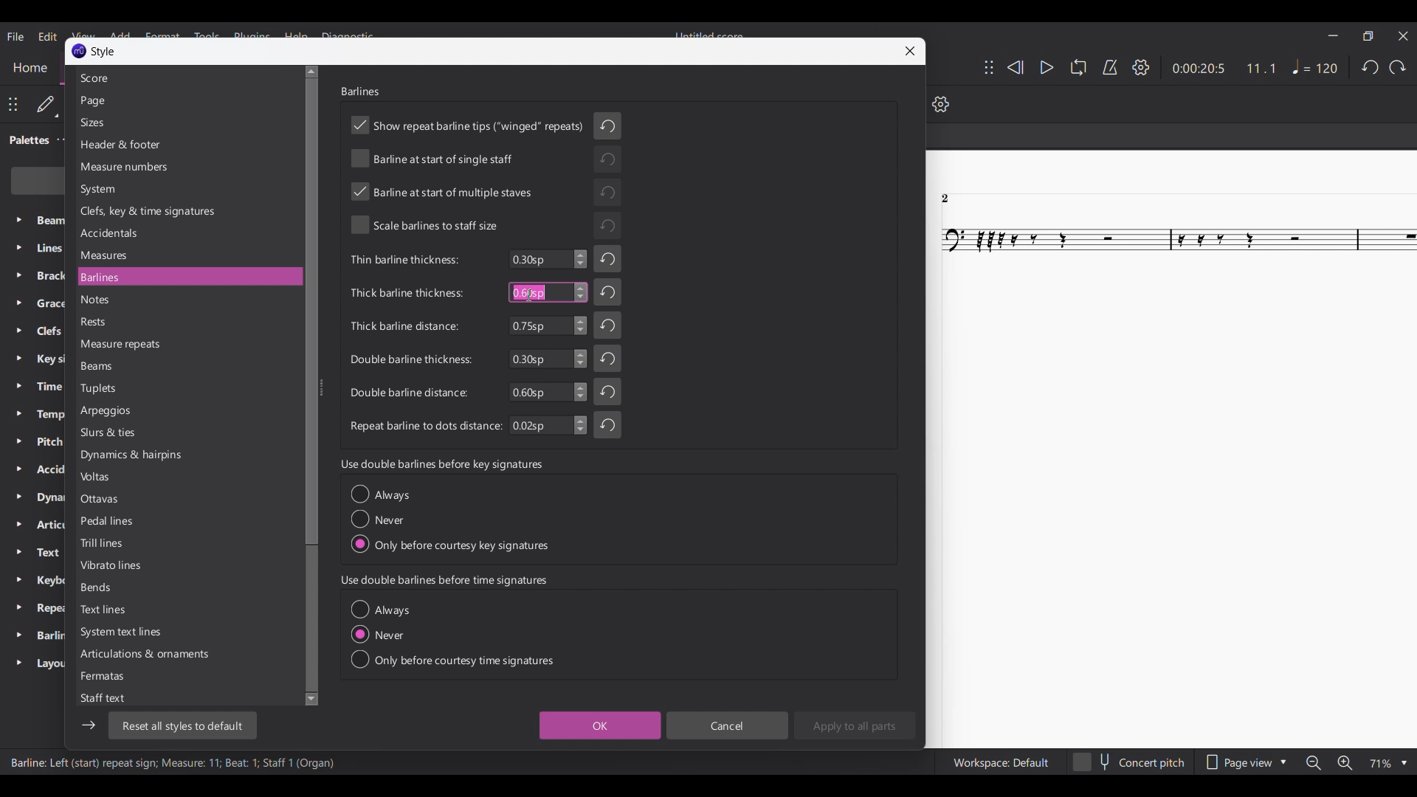 The height and width of the screenshot is (797, 1417). What do you see at coordinates (441, 464) in the screenshot?
I see `Section title` at bounding box center [441, 464].